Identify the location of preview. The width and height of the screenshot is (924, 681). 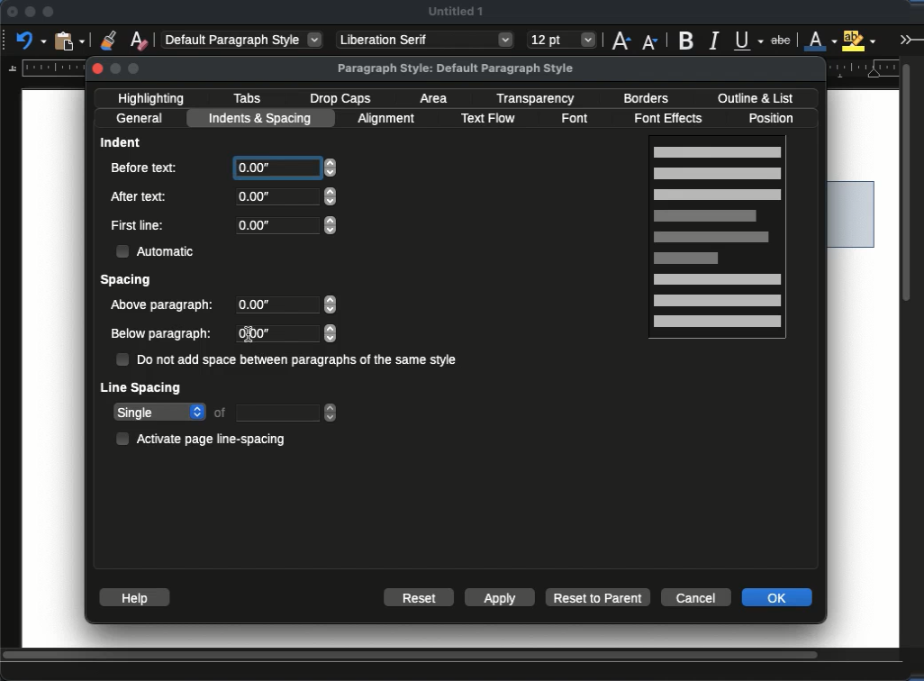
(717, 240).